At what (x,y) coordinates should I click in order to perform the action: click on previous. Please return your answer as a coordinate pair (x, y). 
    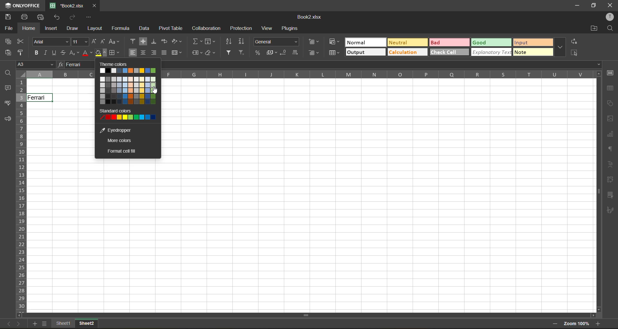
    Looking at the image, I should click on (7, 324).